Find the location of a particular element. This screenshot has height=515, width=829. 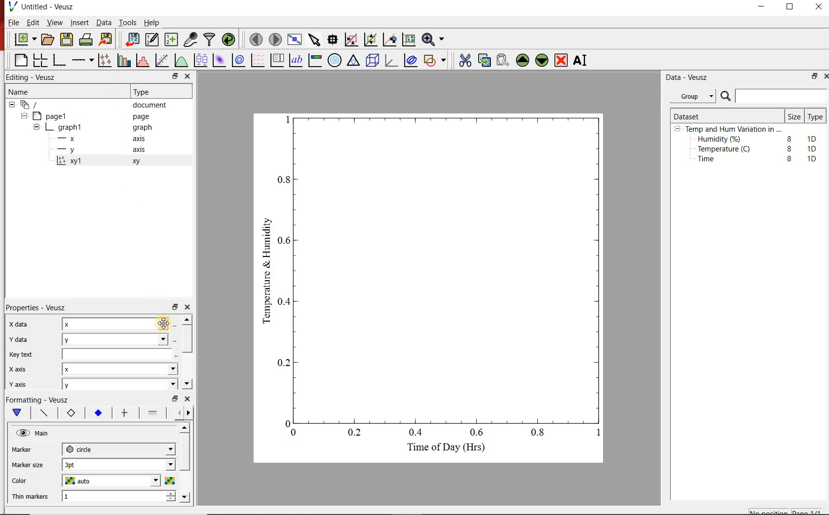

Marker dropdown is located at coordinates (155, 449).